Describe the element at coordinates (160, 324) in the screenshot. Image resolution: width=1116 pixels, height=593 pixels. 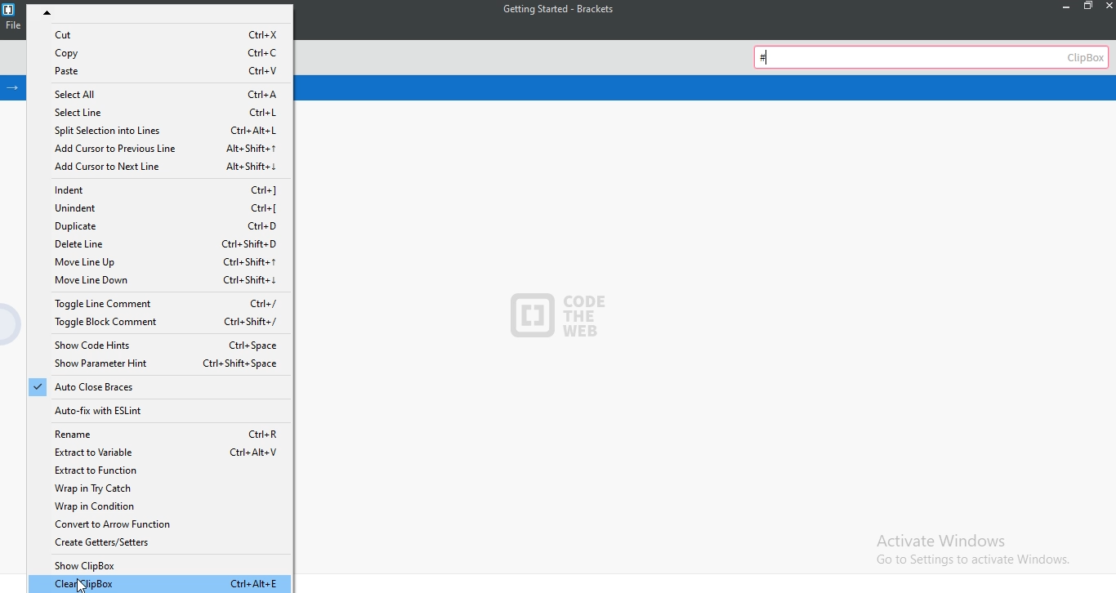
I see `Toggle Block Comment` at that location.